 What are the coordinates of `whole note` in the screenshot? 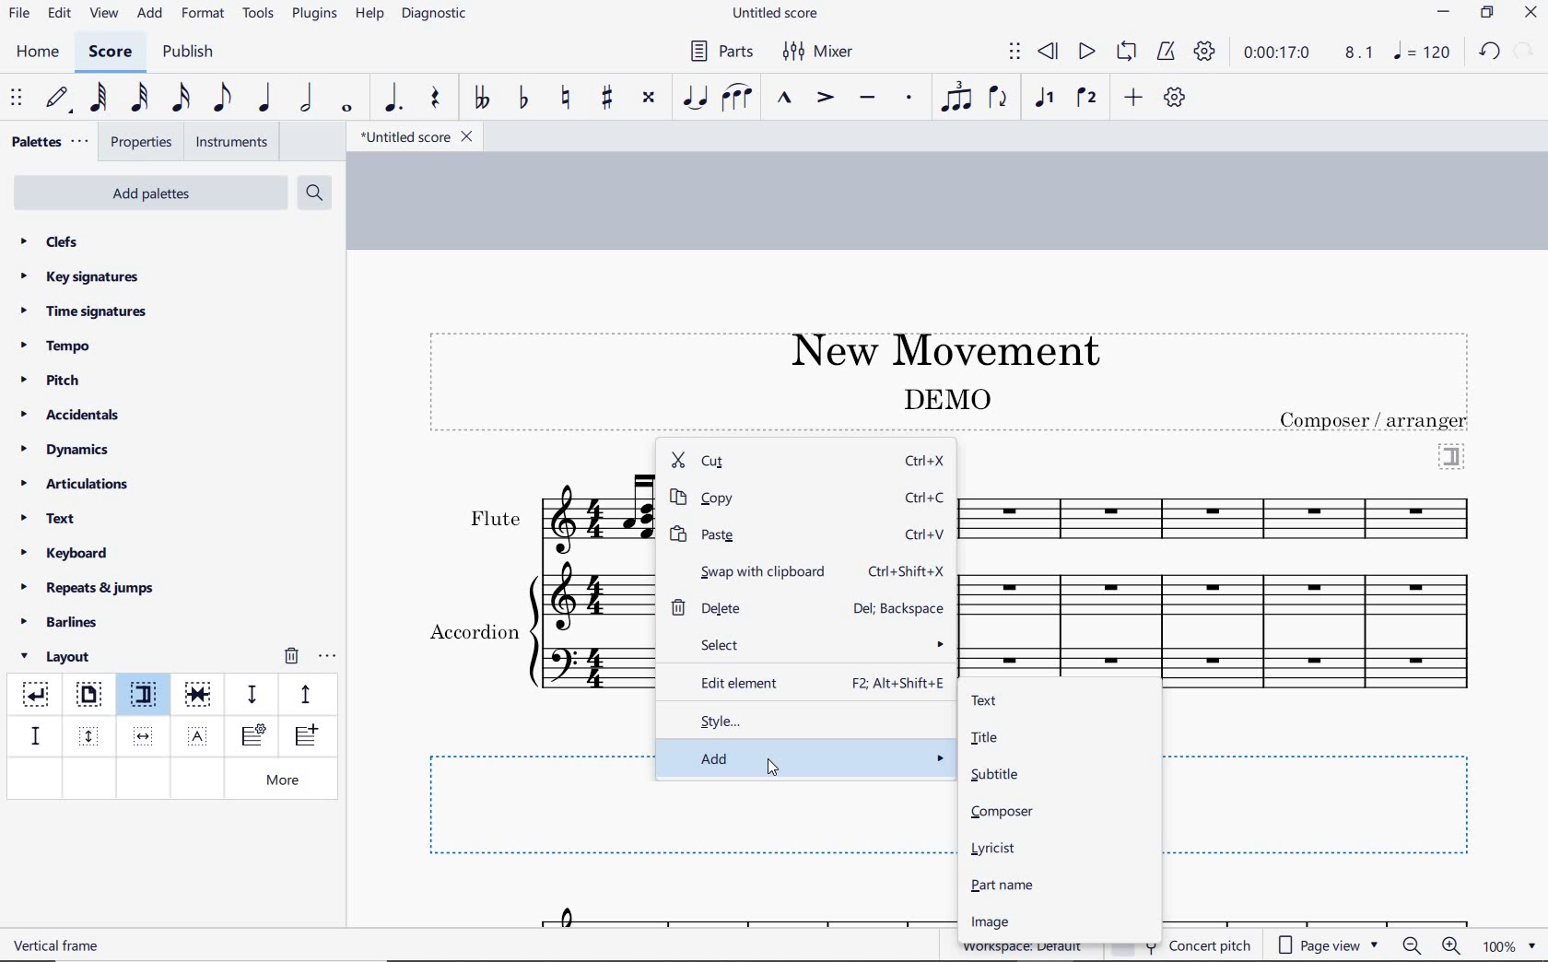 It's located at (348, 108).